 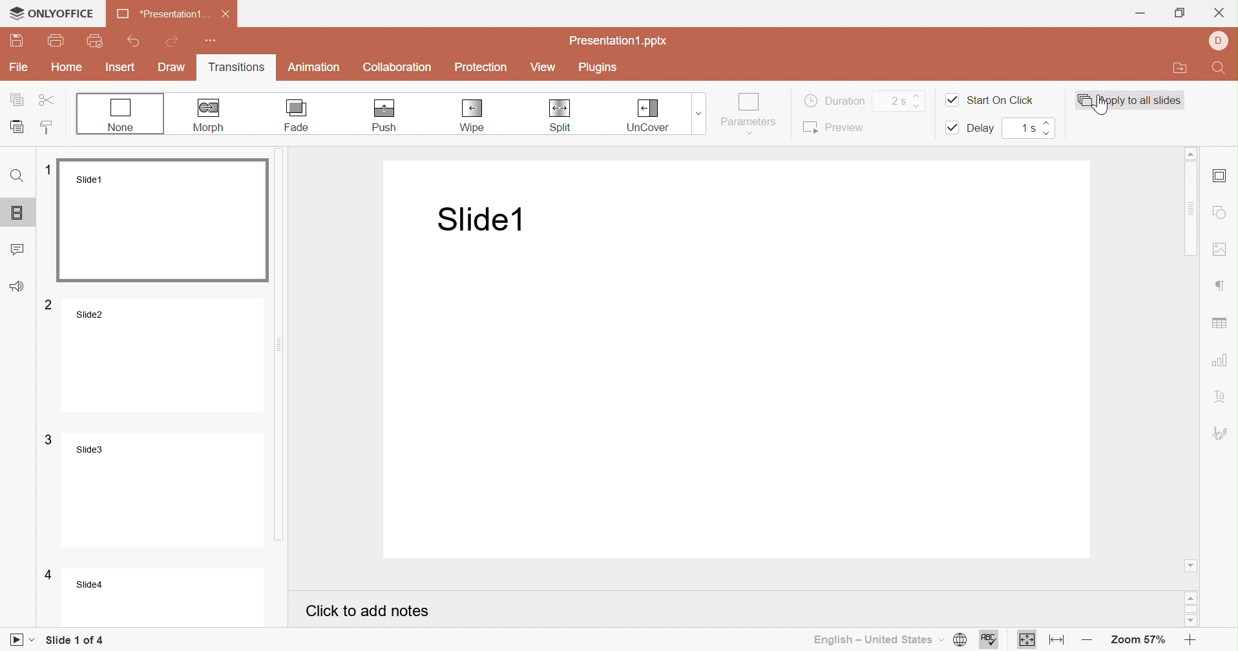 I want to click on Split, so click(x=564, y=116).